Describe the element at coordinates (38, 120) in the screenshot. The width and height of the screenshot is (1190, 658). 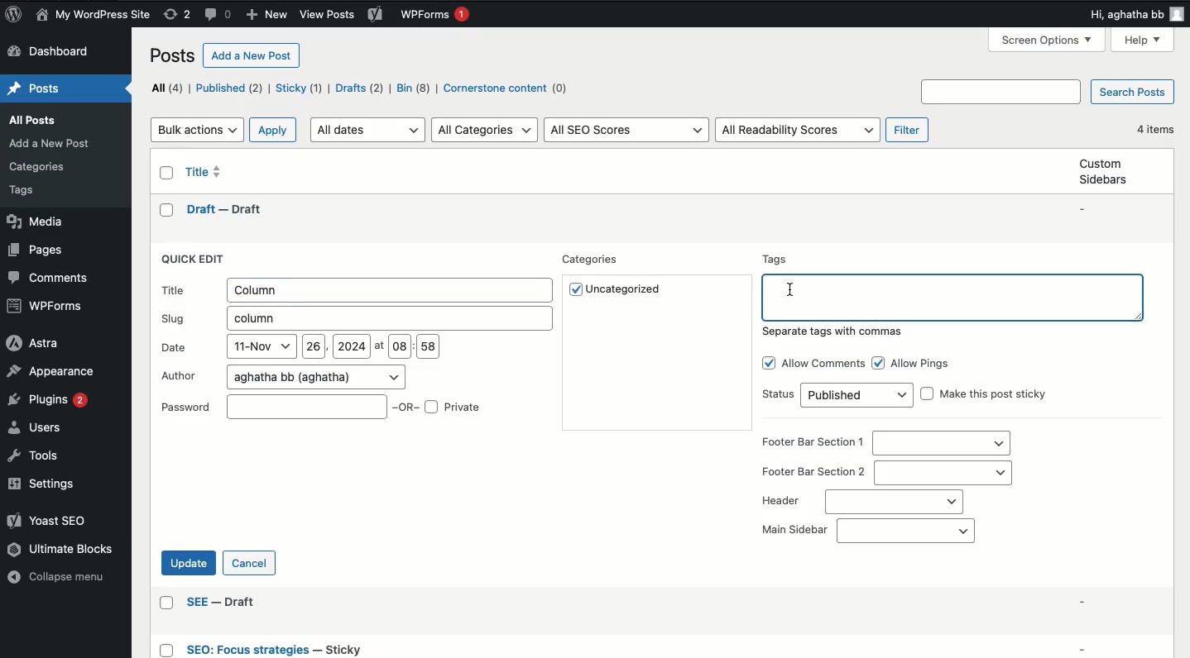
I see `Posts` at that location.